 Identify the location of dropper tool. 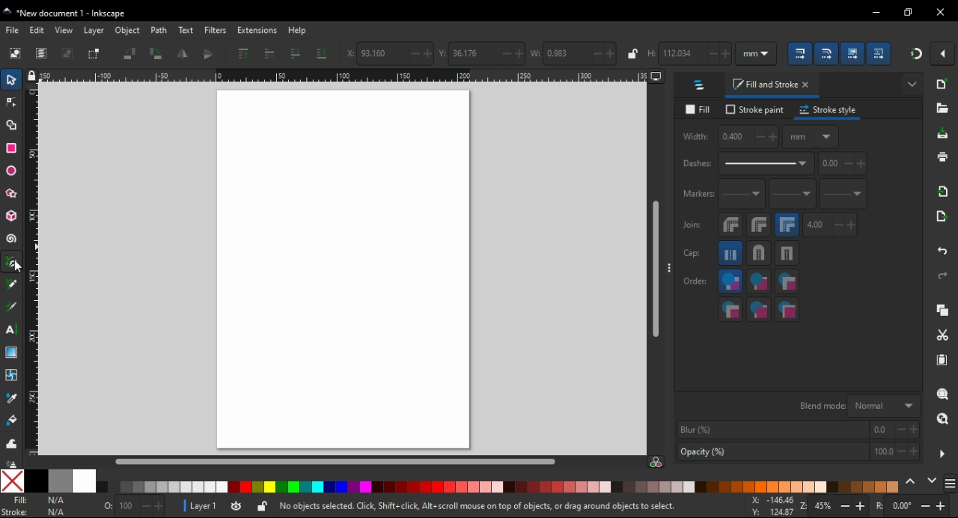
(13, 398).